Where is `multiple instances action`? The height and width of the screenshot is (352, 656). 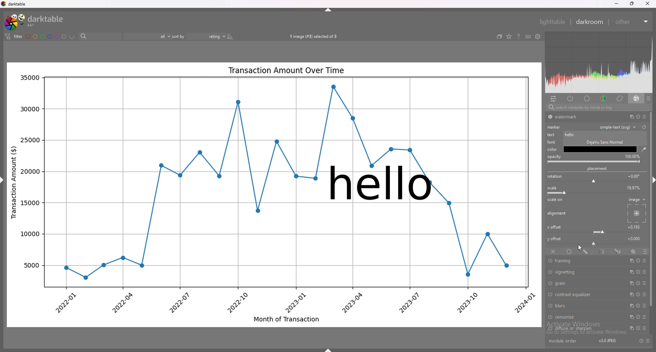 multiple instances action is located at coordinates (629, 117).